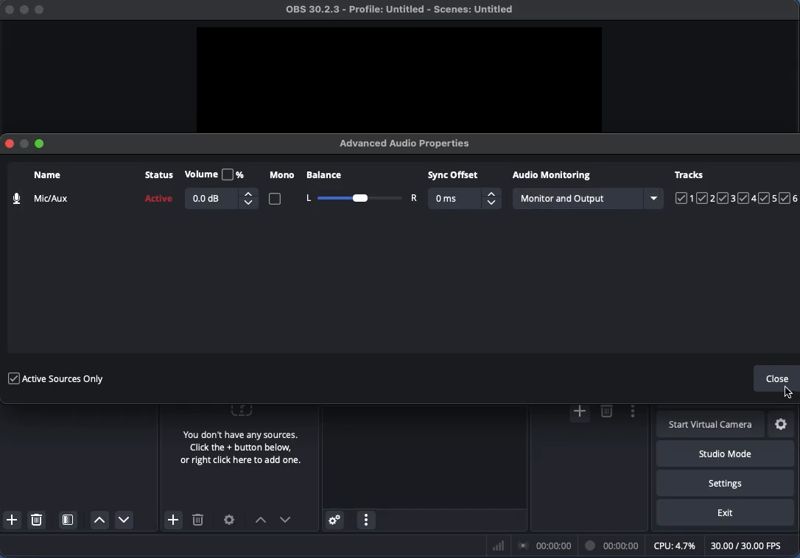  What do you see at coordinates (220, 188) in the screenshot?
I see `Volume ` at bounding box center [220, 188].